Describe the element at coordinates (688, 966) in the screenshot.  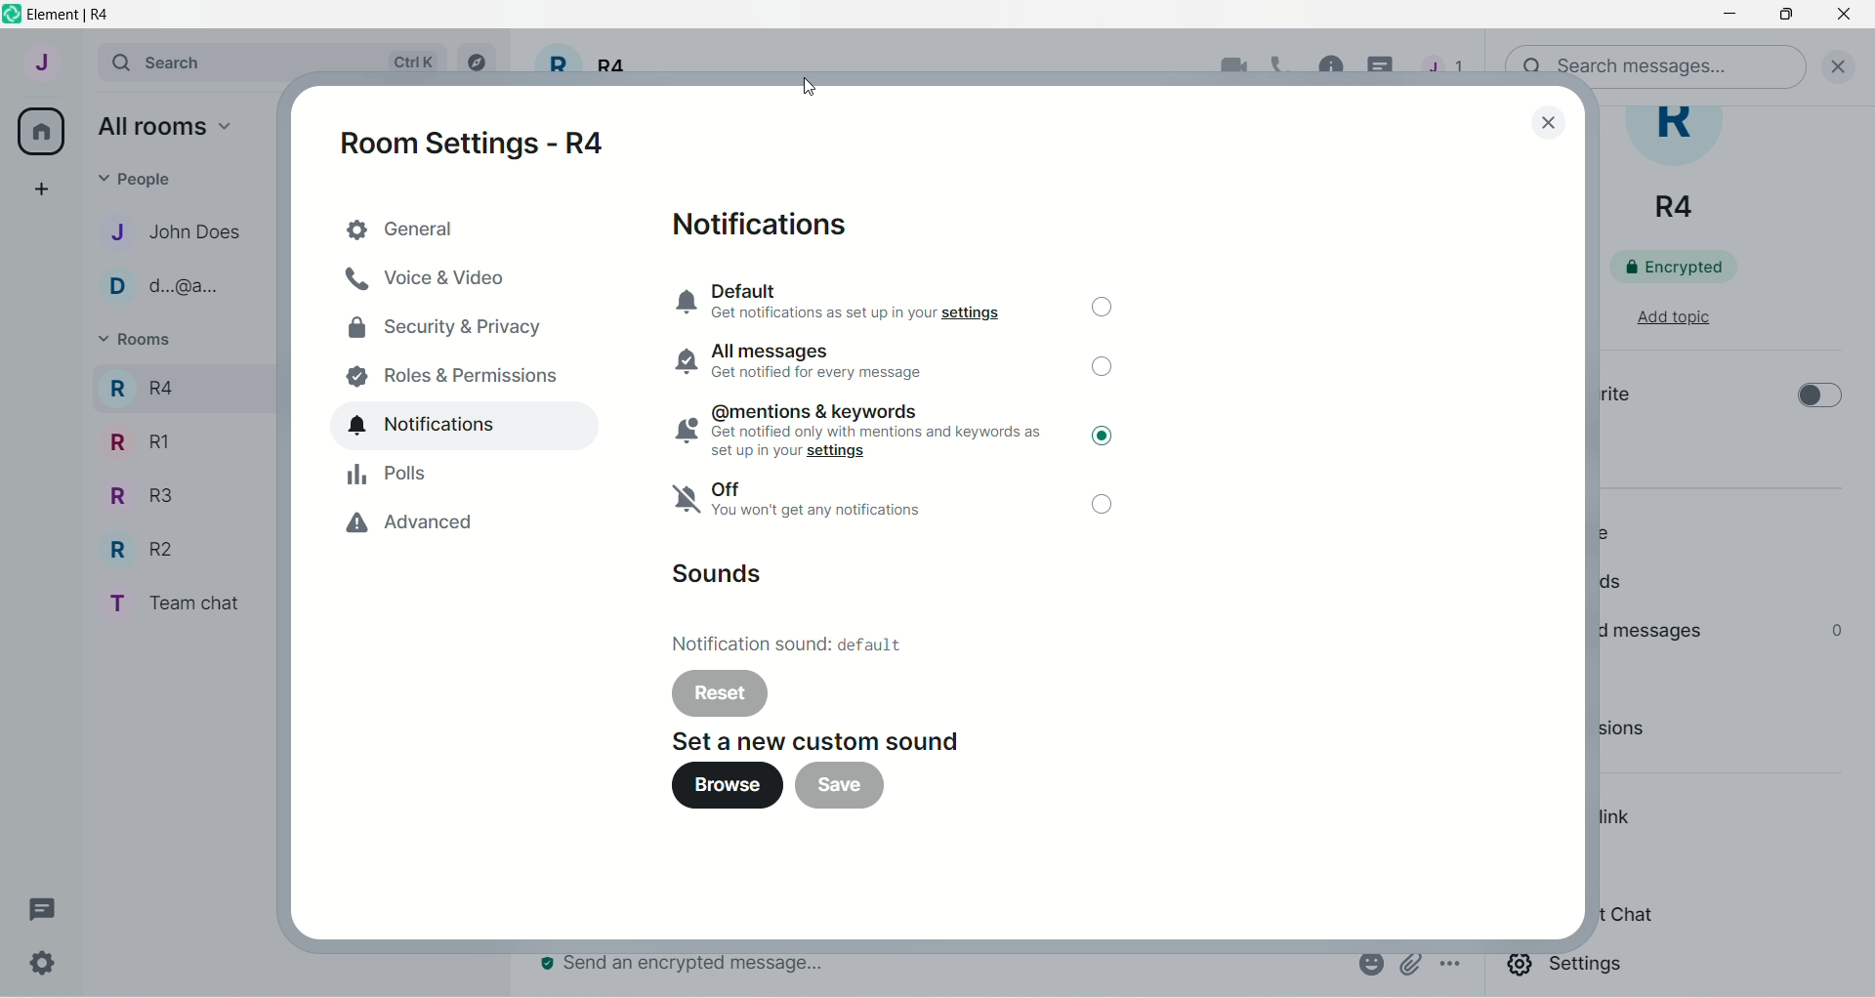
I see `send message` at that location.